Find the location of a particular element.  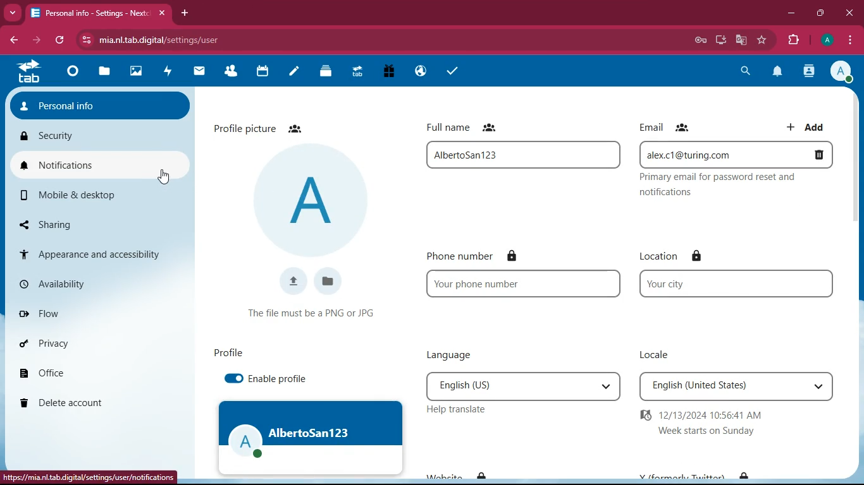

Your city is located at coordinates (737, 284).